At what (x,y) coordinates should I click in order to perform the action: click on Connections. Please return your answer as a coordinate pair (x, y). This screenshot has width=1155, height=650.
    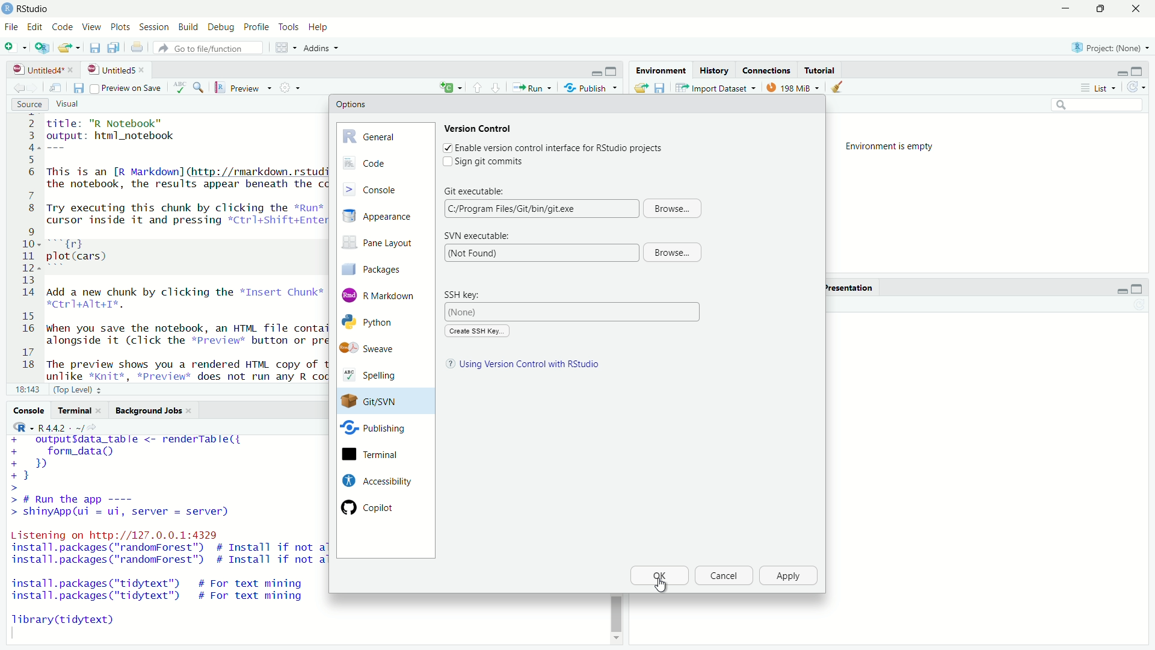
    Looking at the image, I should click on (766, 70).